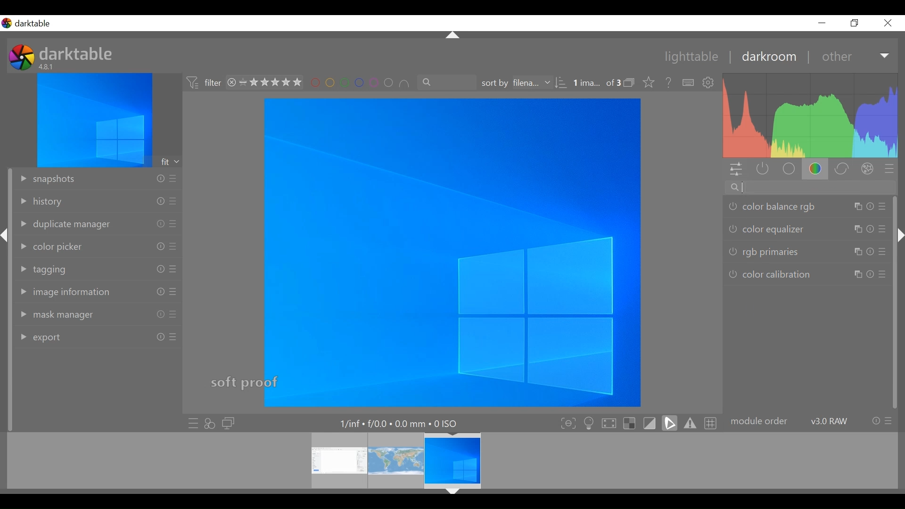  What do you see at coordinates (811, 115) in the screenshot?
I see `histogram` at bounding box center [811, 115].